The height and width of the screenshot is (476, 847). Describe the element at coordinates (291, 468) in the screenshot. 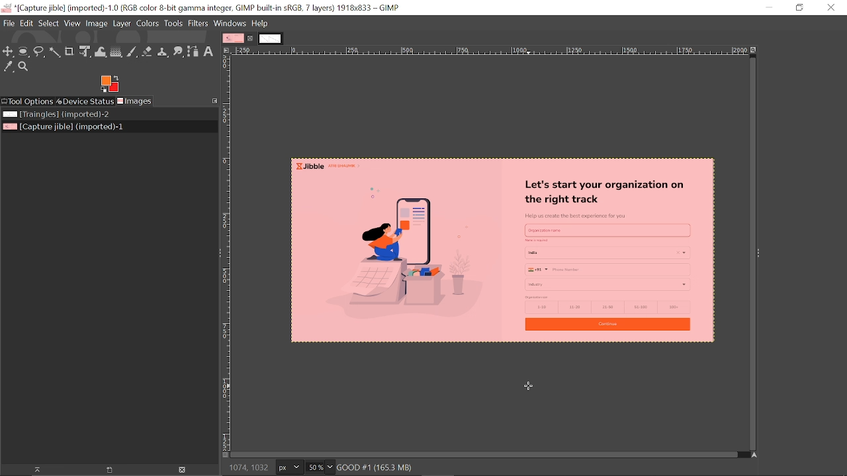

I see `Current image format` at that location.